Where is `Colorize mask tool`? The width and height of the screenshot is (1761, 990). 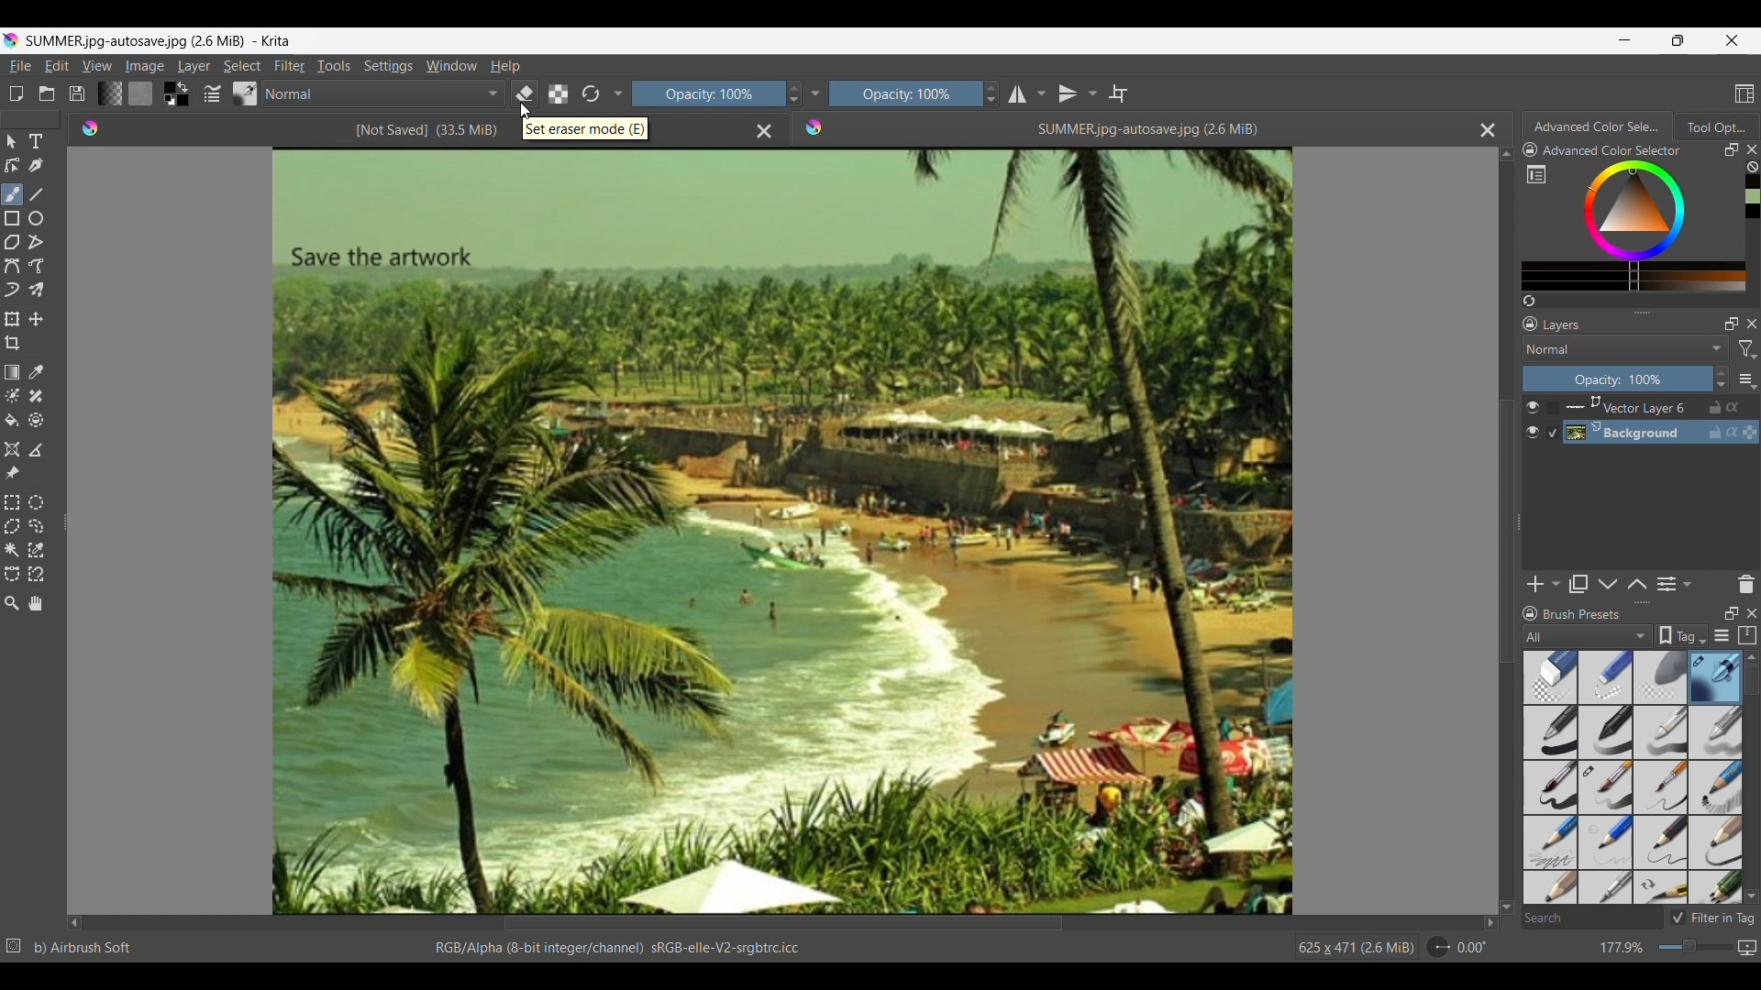 Colorize mask tool is located at coordinates (13, 395).